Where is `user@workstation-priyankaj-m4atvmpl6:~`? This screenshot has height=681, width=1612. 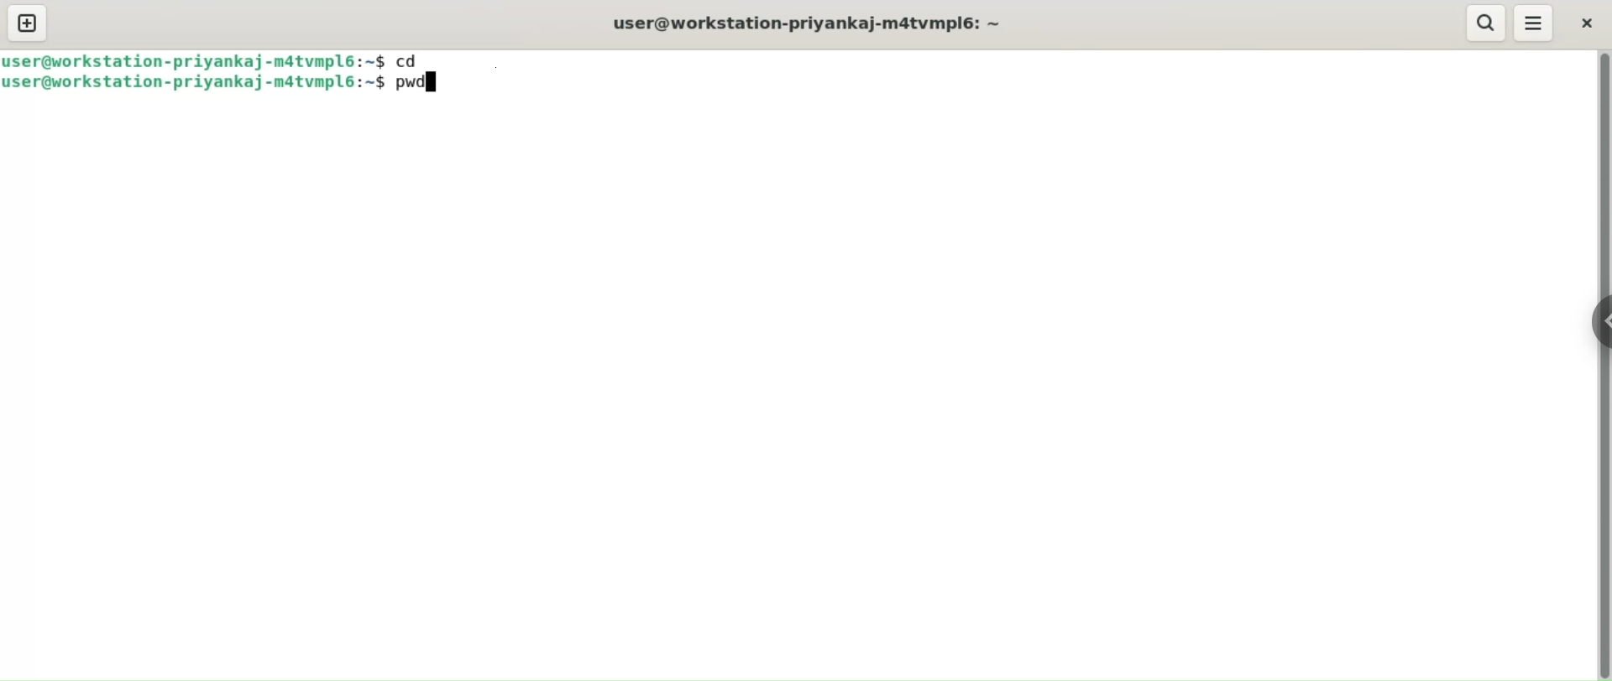 user@workstation-priyankaj-m4atvmpl6:~ is located at coordinates (814, 23).